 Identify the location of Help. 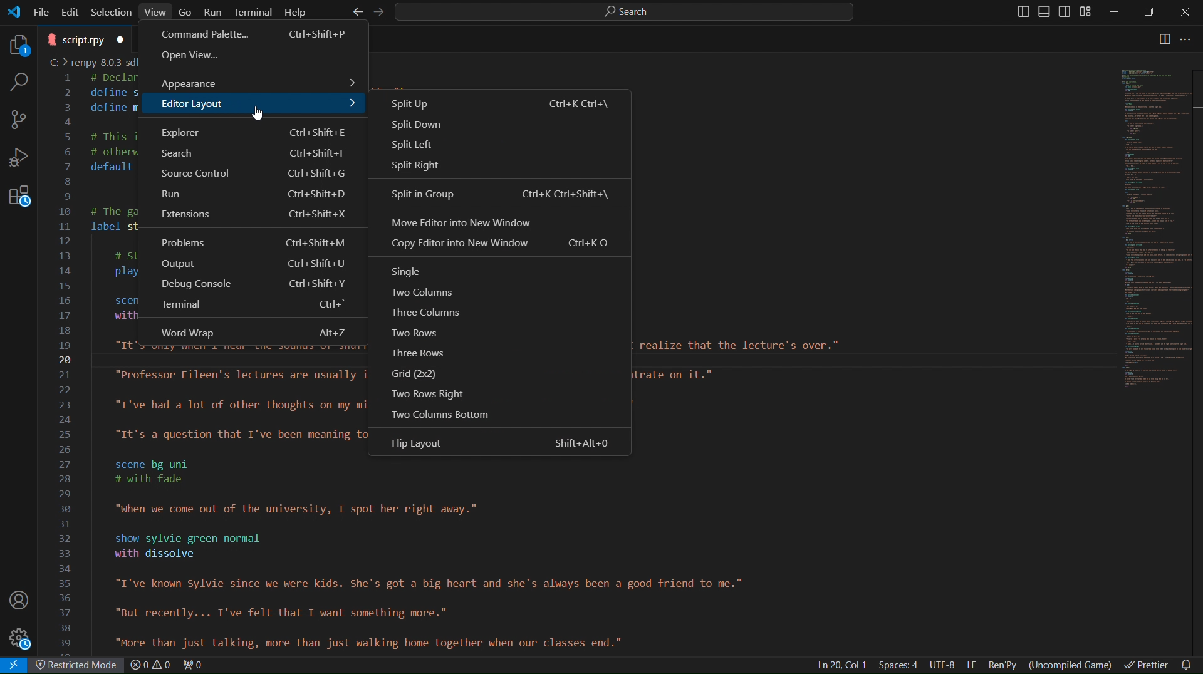
(295, 11).